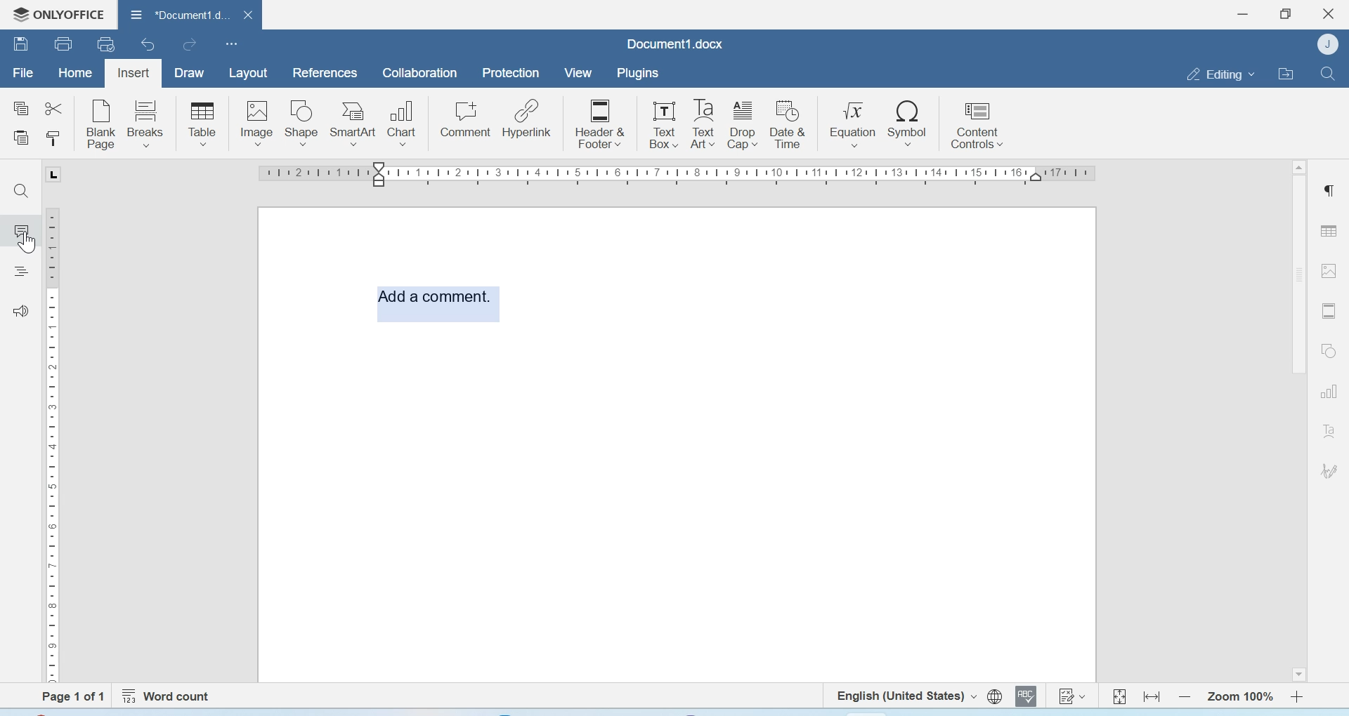 The height and width of the screenshot is (716, 1349). I want to click on Editing, so click(1220, 74).